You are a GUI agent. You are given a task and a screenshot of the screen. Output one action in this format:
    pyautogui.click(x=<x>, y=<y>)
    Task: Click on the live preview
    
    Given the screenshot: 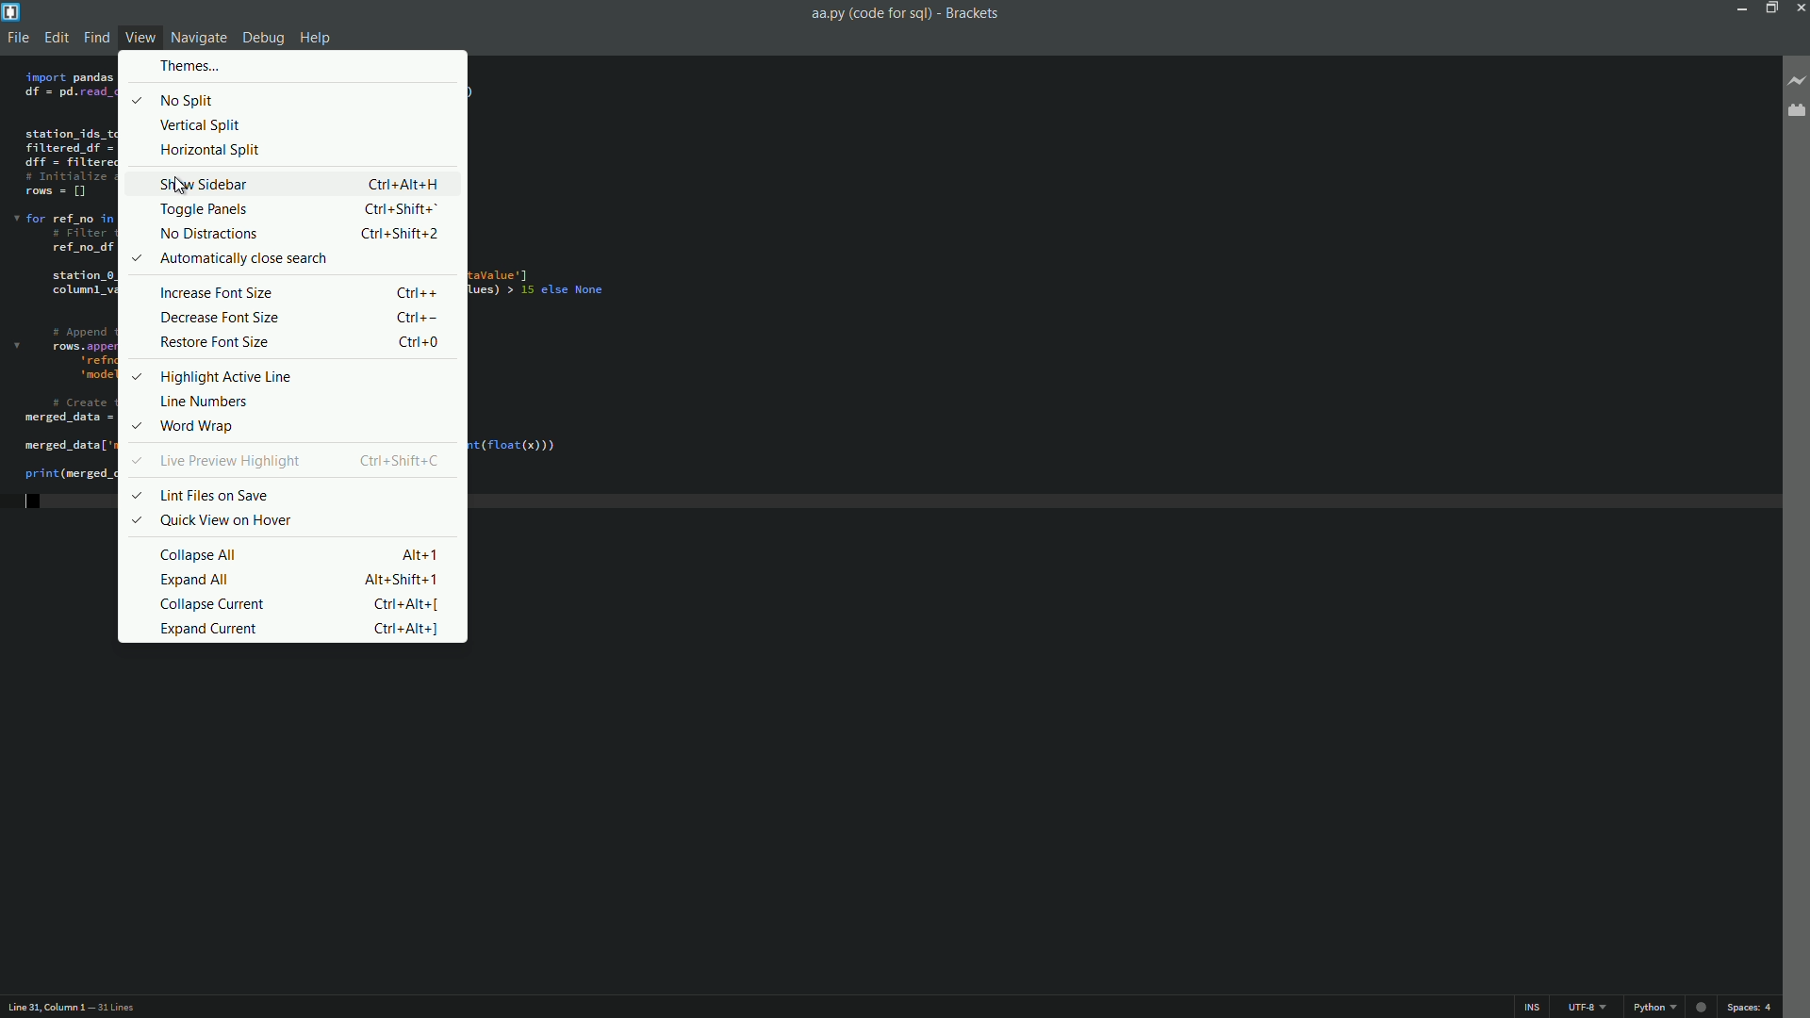 What is the action you would take?
    pyautogui.click(x=1798, y=80)
    